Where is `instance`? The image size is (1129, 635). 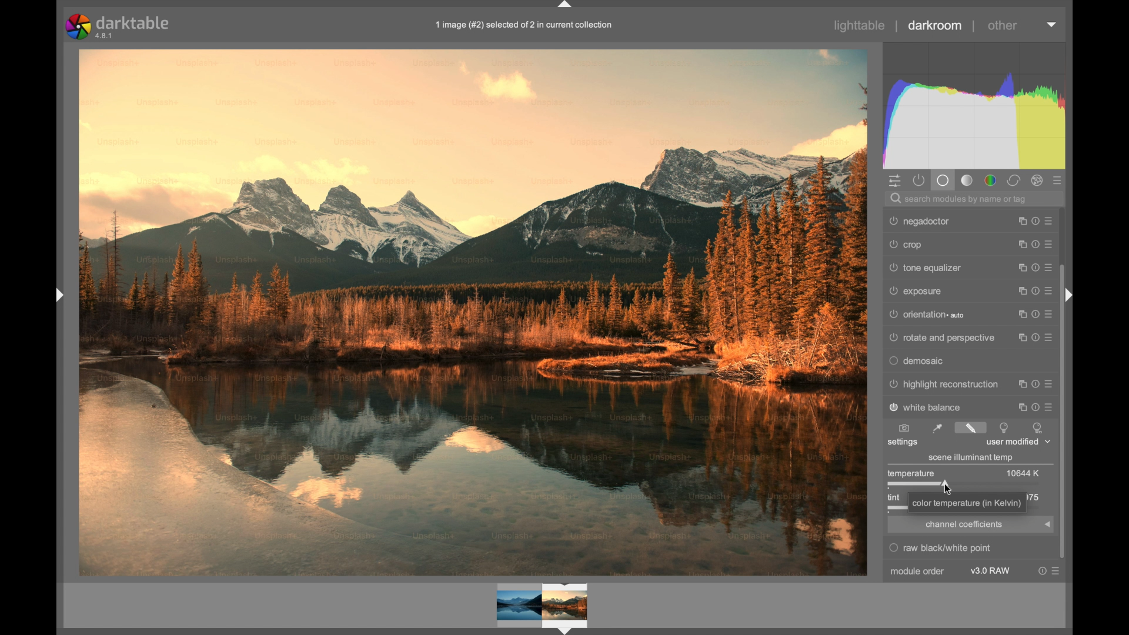 instance is located at coordinates (1021, 405).